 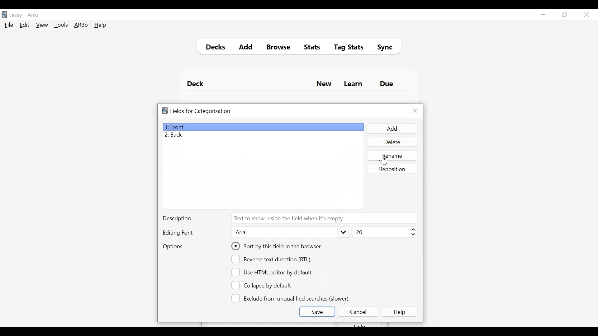 What do you see at coordinates (197, 84) in the screenshot?
I see `Deck` at bounding box center [197, 84].